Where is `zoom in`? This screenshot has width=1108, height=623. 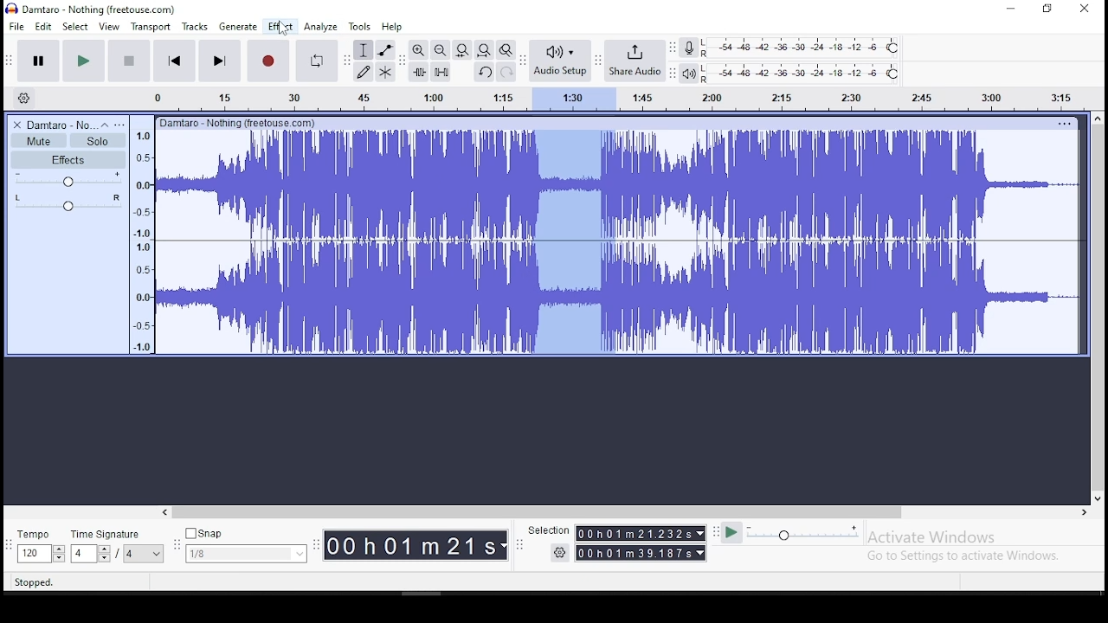
zoom in is located at coordinates (419, 49).